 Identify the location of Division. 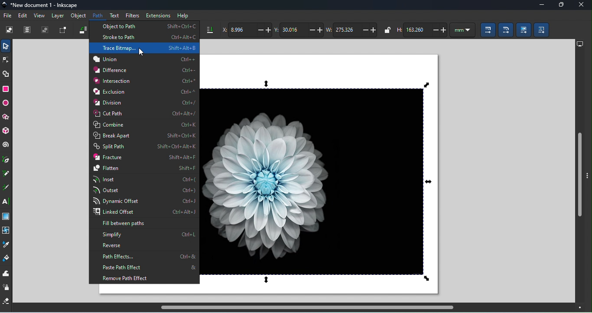
(143, 102).